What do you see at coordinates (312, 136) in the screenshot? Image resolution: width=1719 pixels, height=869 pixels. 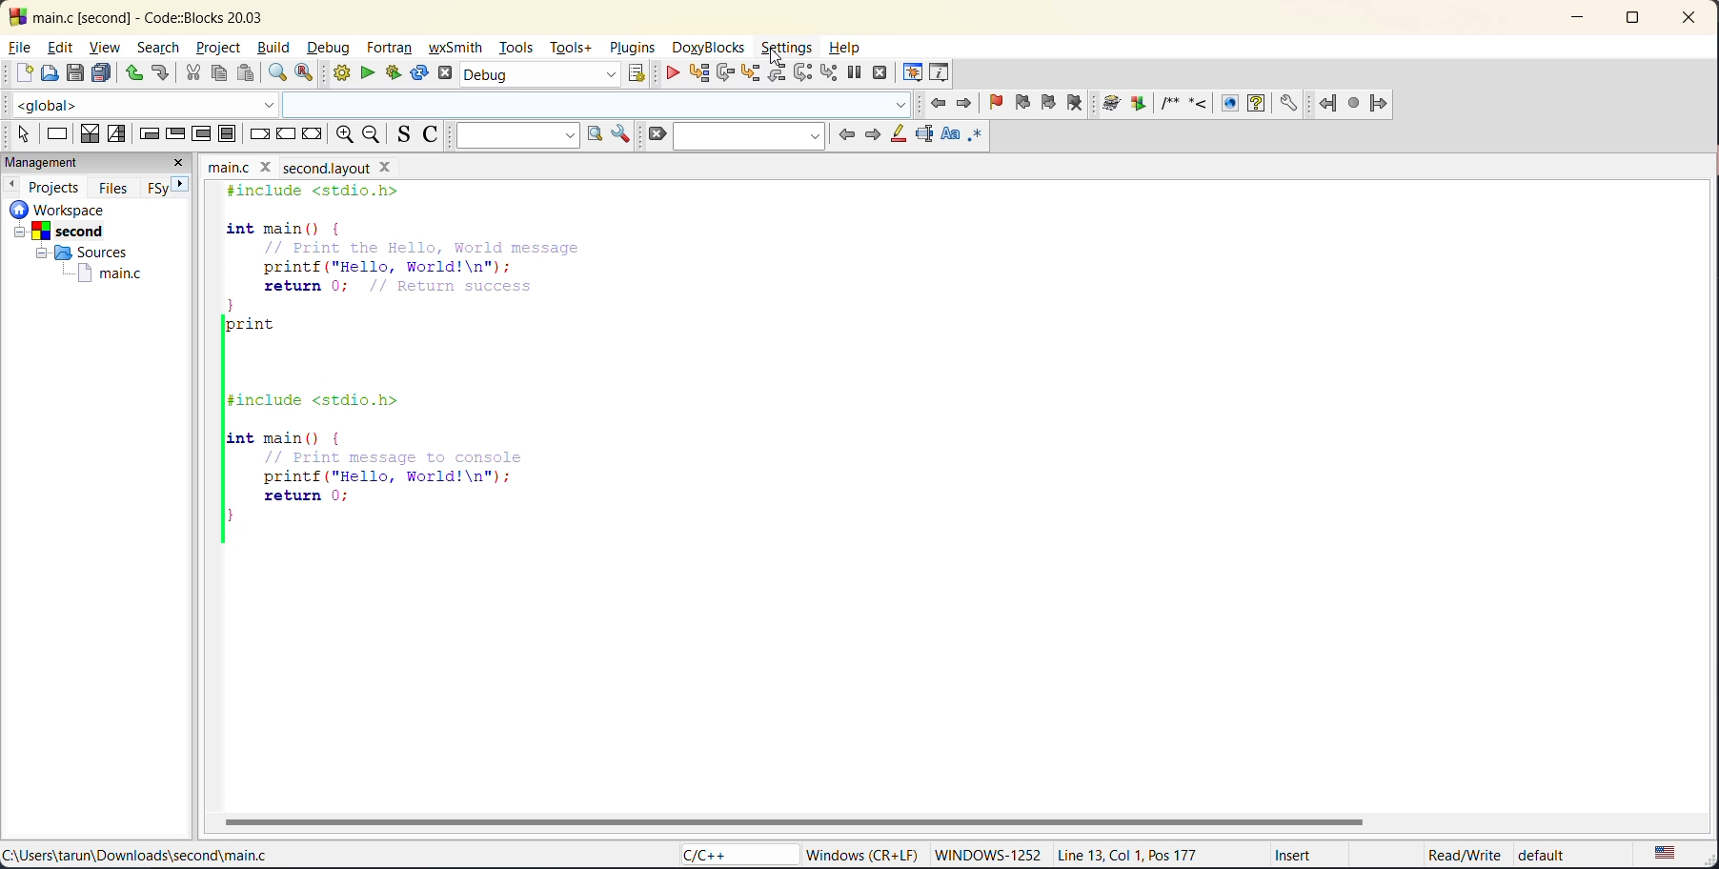 I see `return instruction` at bounding box center [312, 136].